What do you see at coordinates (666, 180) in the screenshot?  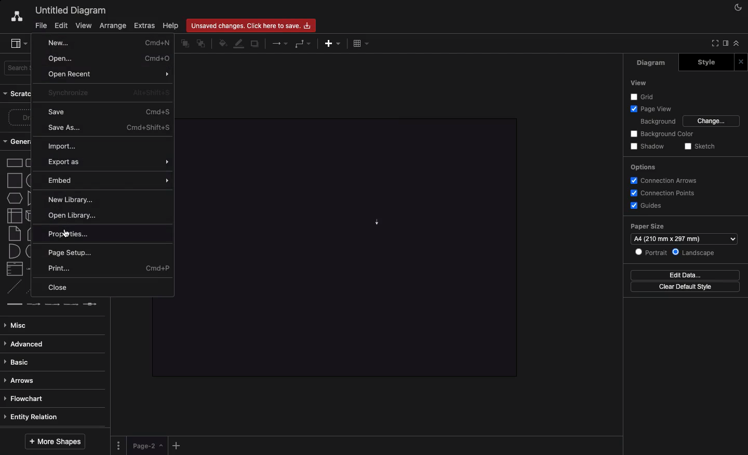 I see `Connection arrows` at bounding box center [666, 180].